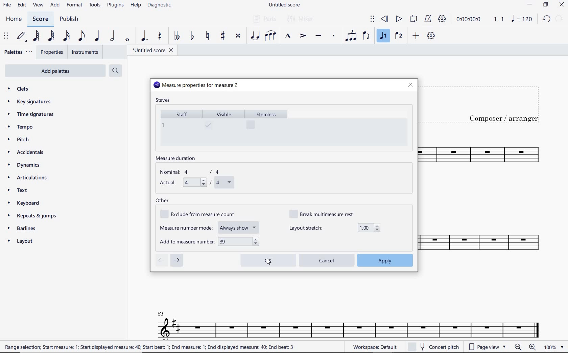 This screenshot has height=353, width=568. Describe the element at coordinates (160, 37) in the screenshot. I see `REST` at that location.